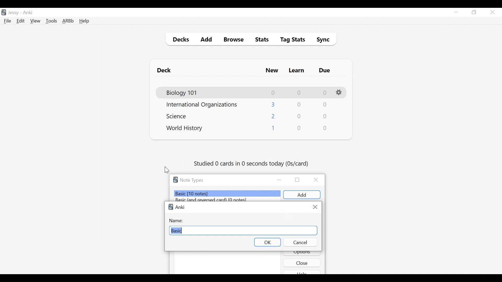  I want to click on New, so click(272, 71).